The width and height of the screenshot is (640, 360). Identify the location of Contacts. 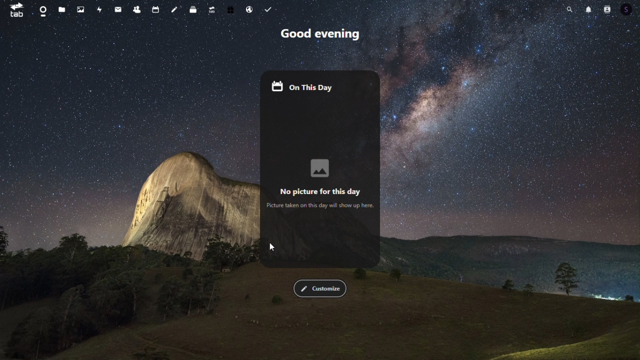
(606, 8).